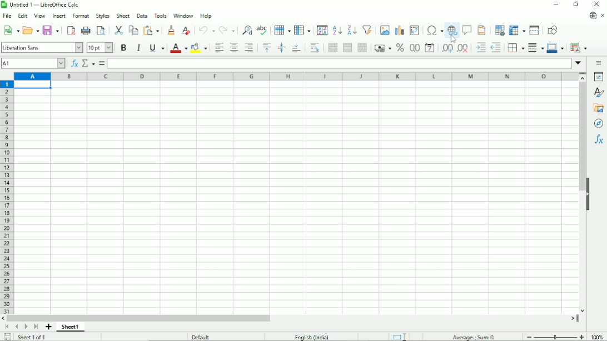 The height and width of the screenshot is (341, 607). What do you see at coordinates (322, 30) in the screenshot?
I see `Sort` at bounding box center [322, 30].